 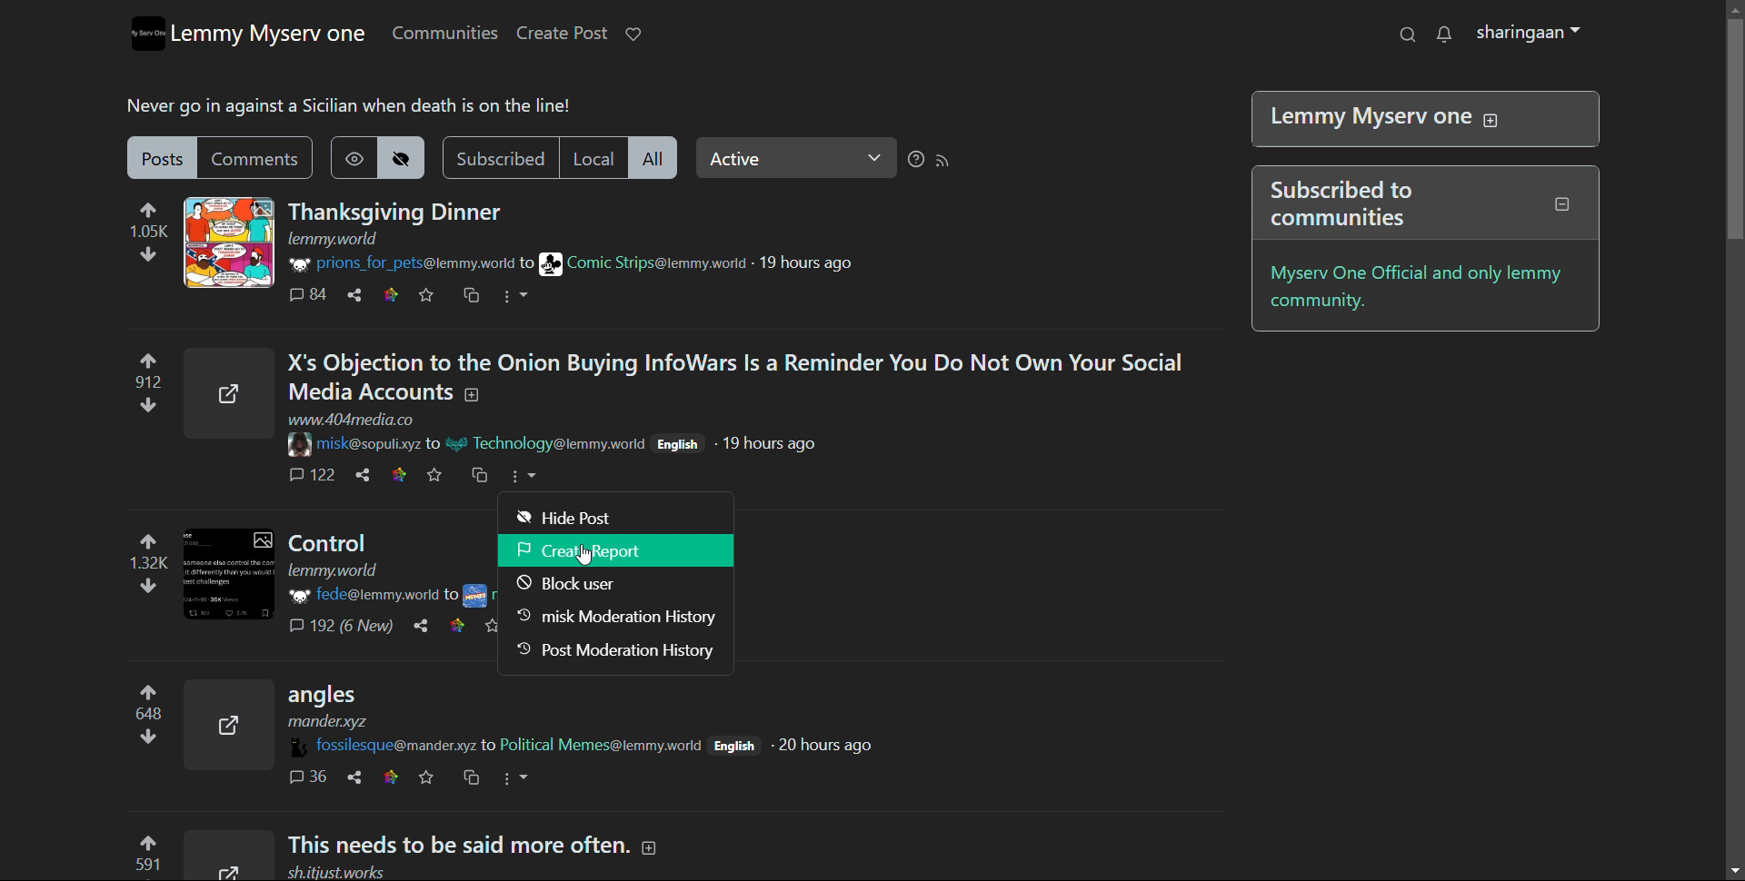 I want to click on cross post, so click(x=472, y=779).